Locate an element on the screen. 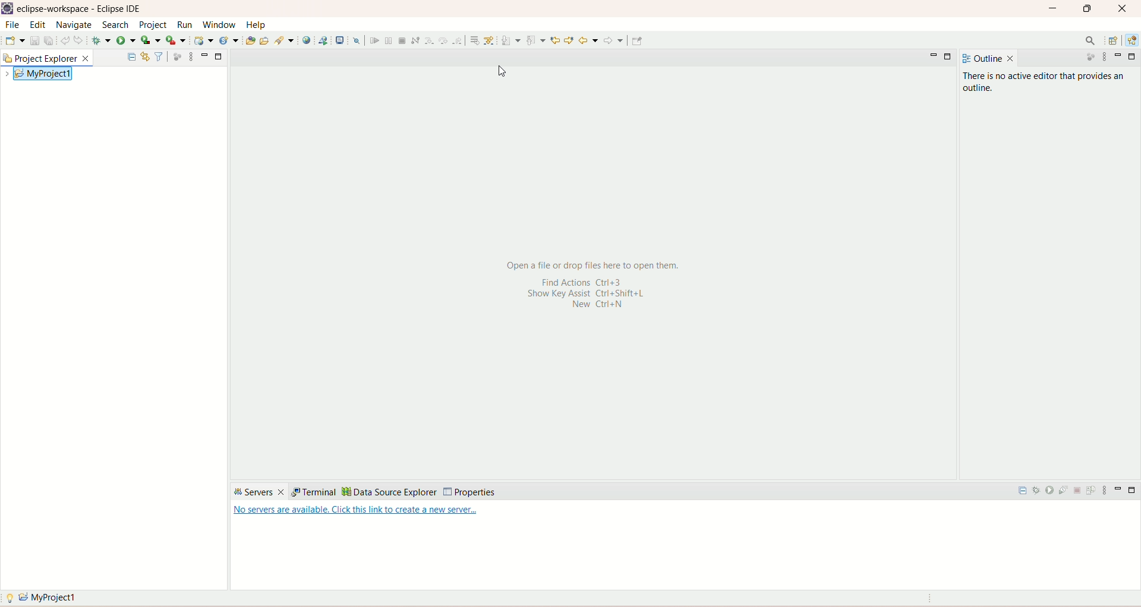 The image size is (1141, 607). skip all breakpoints is located at coordinates (356, 40).